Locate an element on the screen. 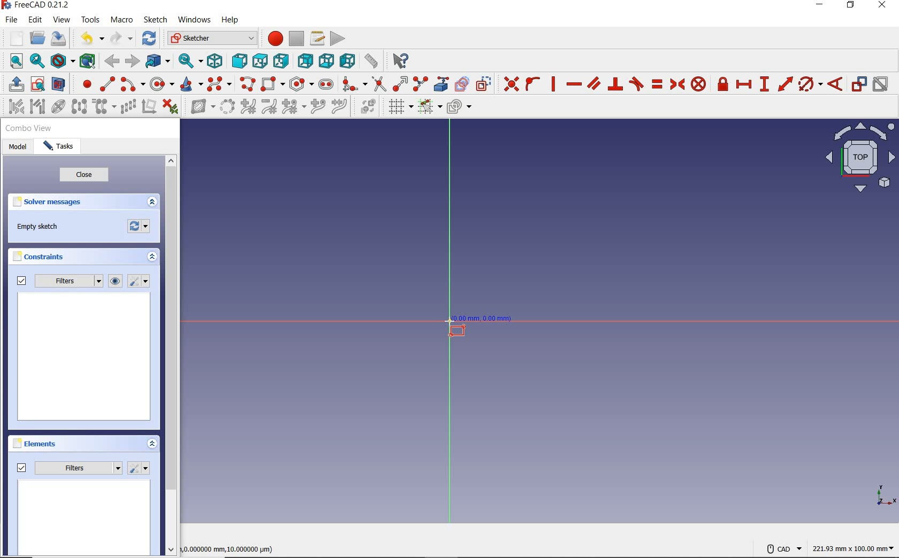  macros is located at coordinates (317, 38).